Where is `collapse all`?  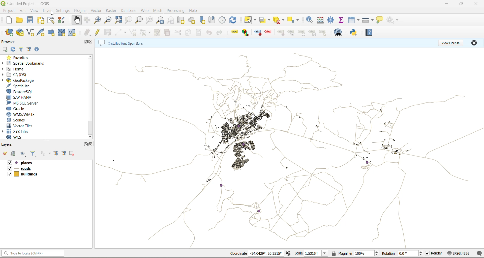
collapse all is located at coordinates (65, 153).